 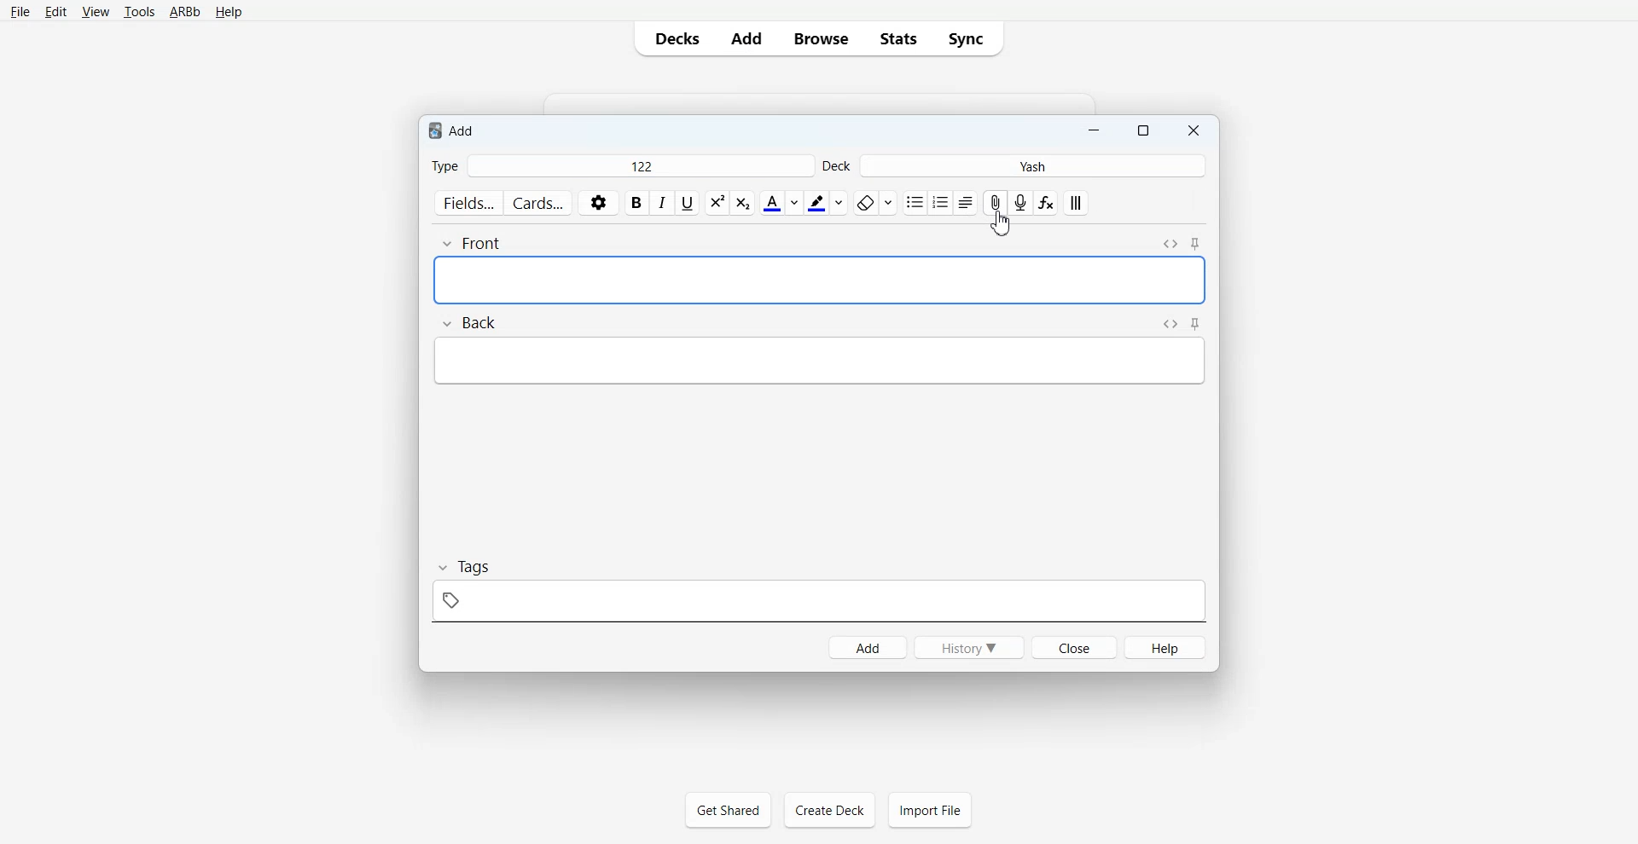 What do you see at coordinates (747, 38) in the screenshot?
I see `Add` at bounding box center [747, 38].